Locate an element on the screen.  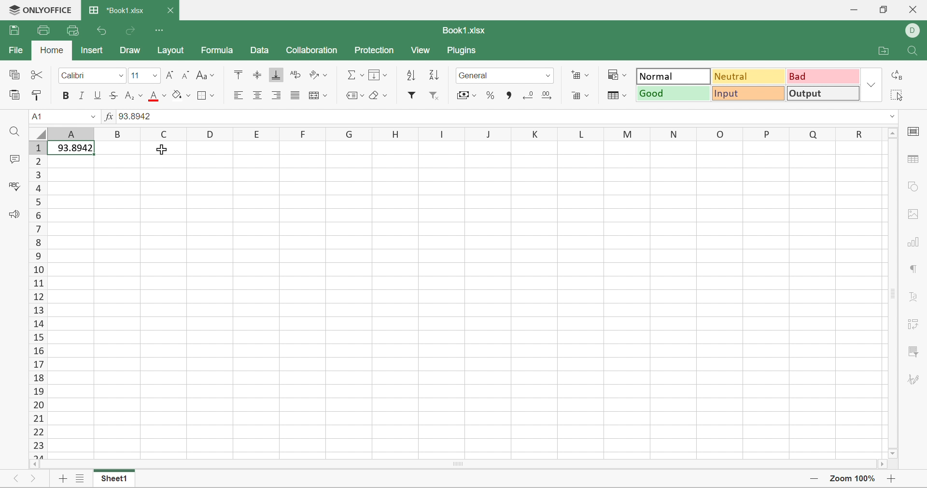
Scroll Bar is located at coordinates (456, 465).